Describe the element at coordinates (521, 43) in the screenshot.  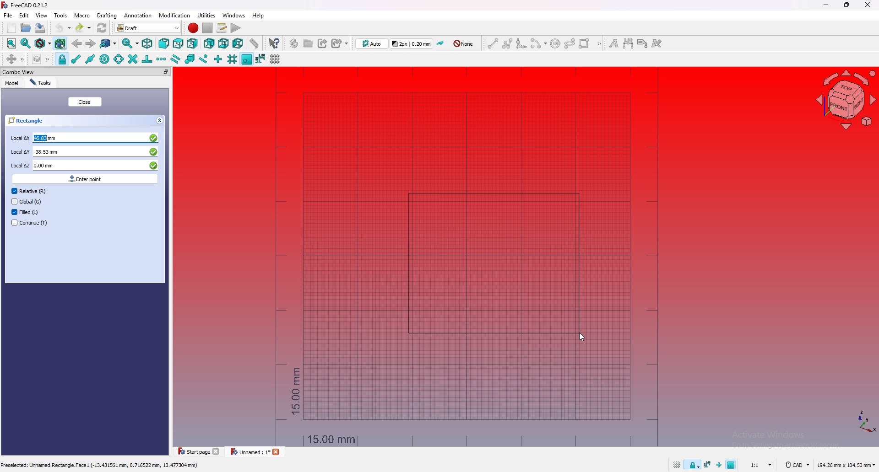
I see `fillet` at that location.